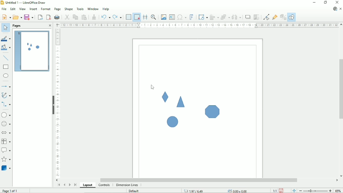 The height and width of the screenshot is (193, 343). I want to click on Ellipse, so click(6, 76).